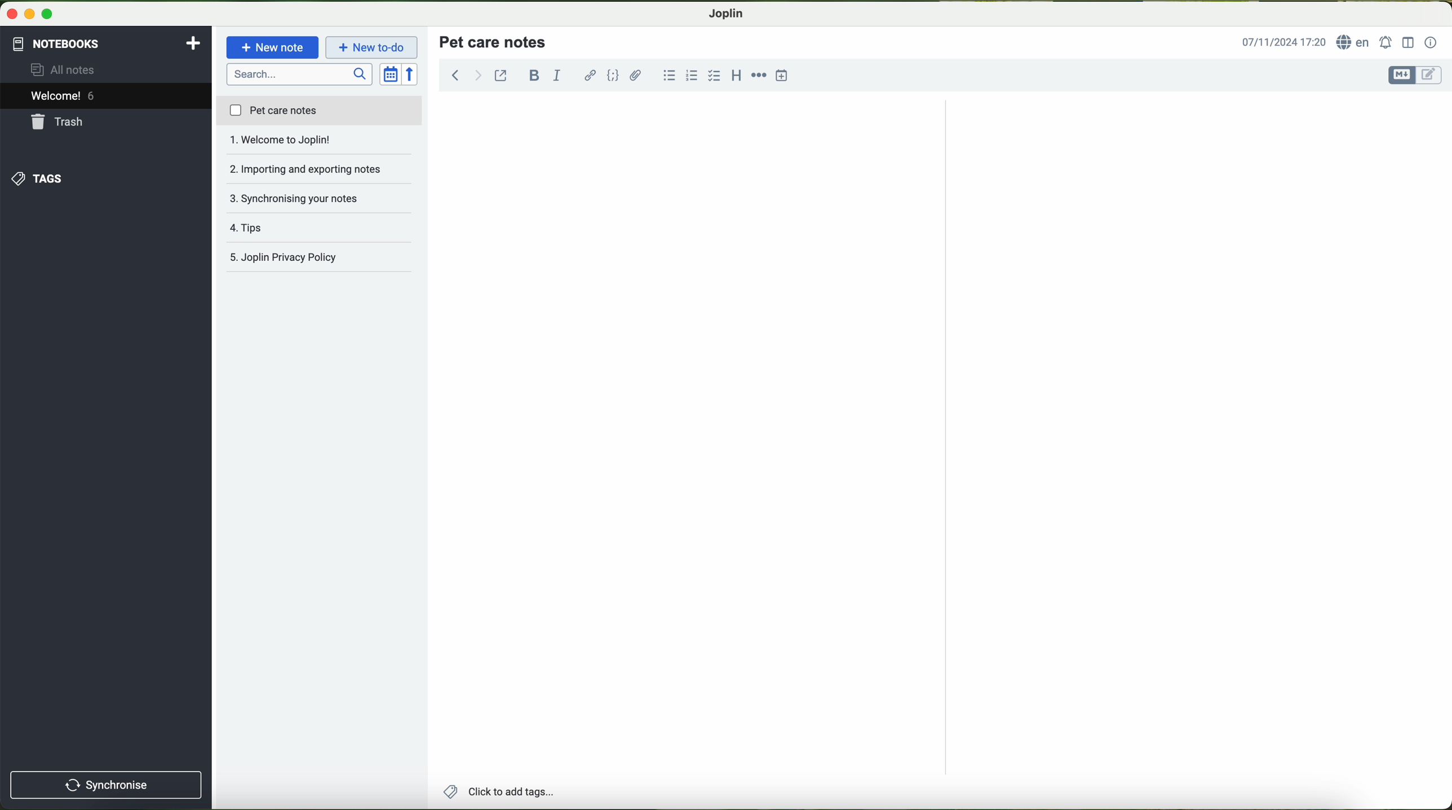 This screenshot has height=810, width=1452. I want to click on horizontal rule, so click(759, 74).